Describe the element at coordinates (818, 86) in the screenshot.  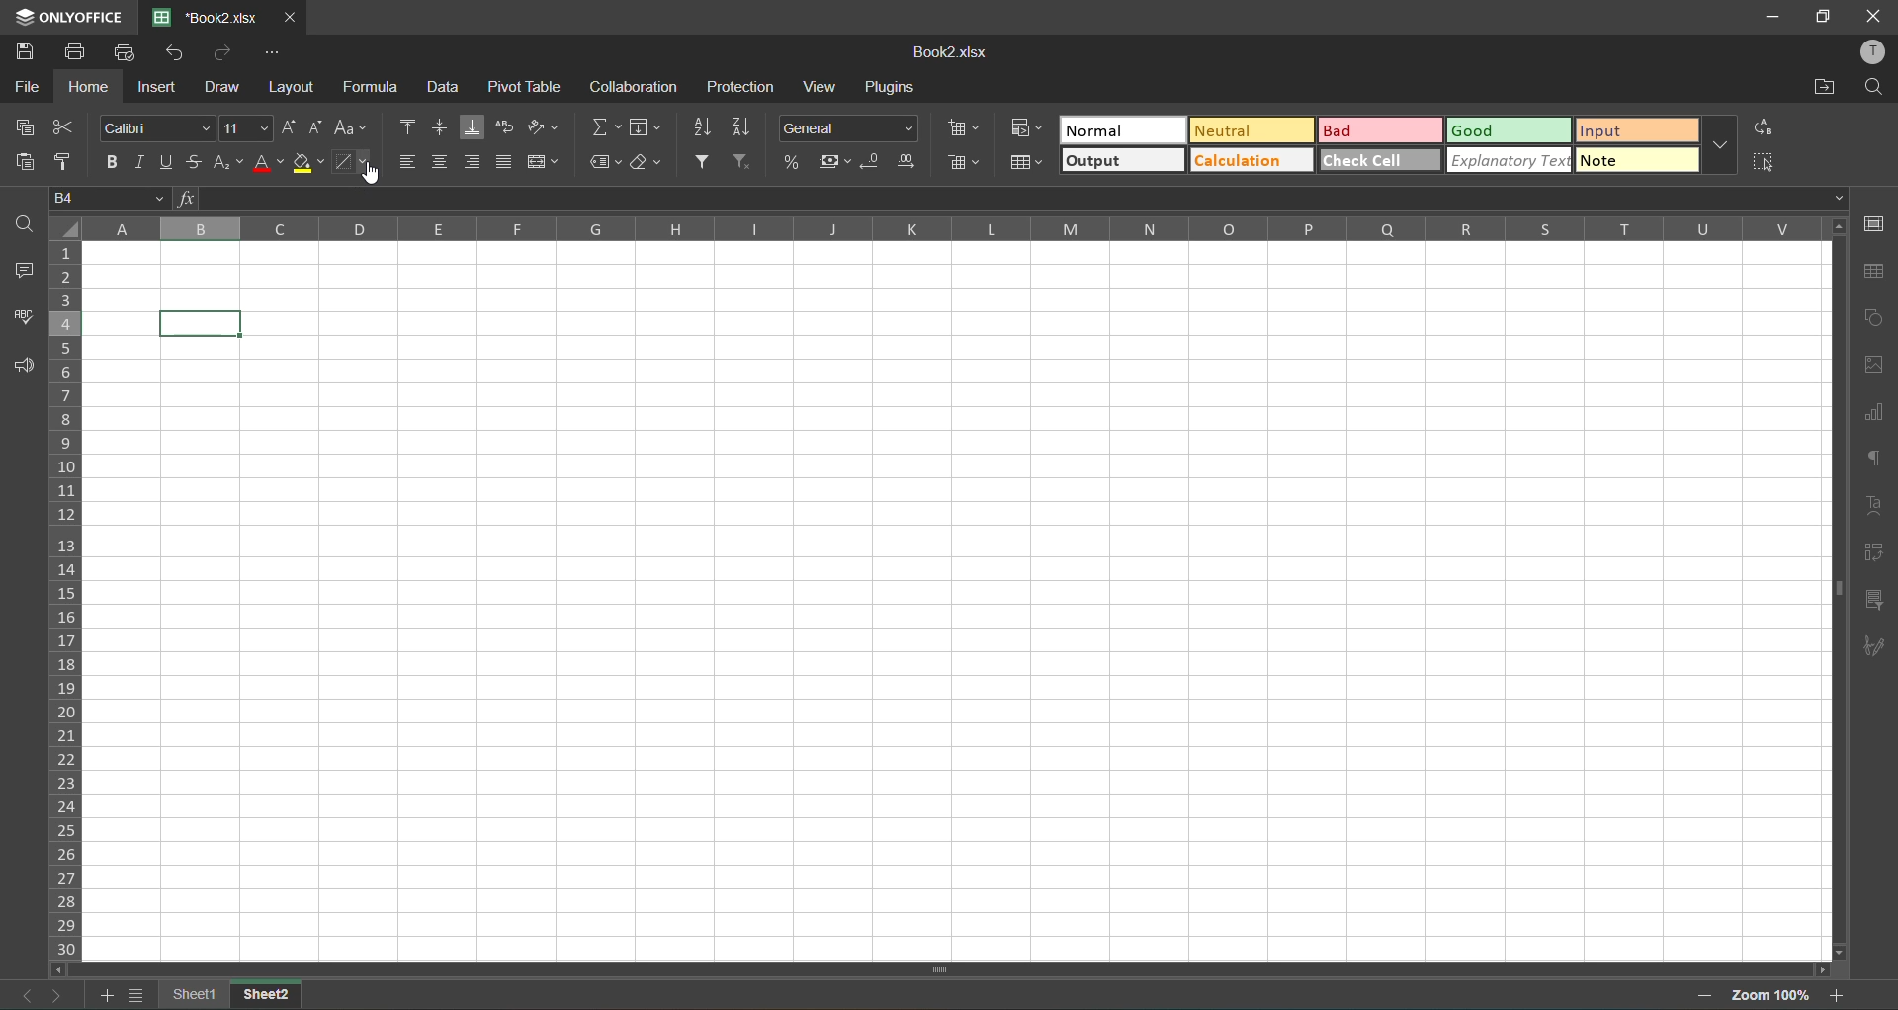
I see `view` at that location.